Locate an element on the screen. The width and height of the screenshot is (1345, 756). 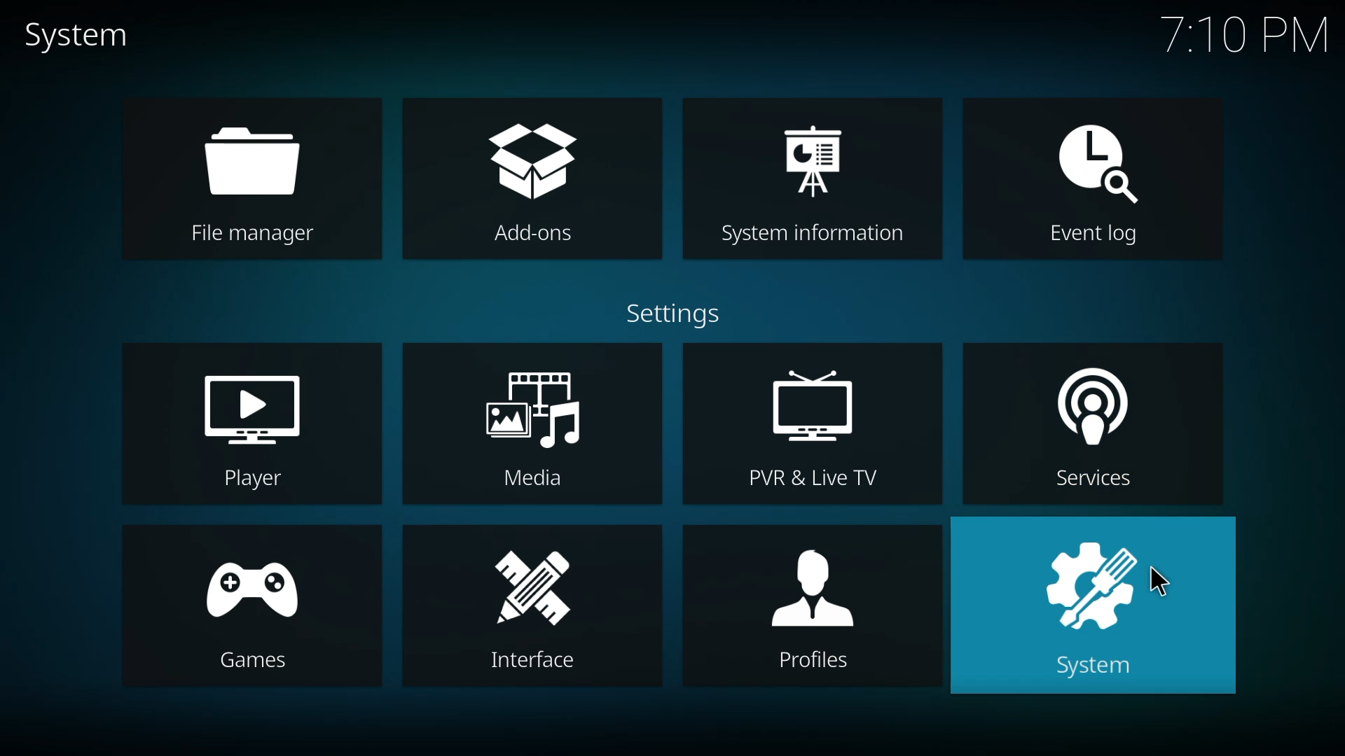
cursor is located at coordinates (1162, 582).